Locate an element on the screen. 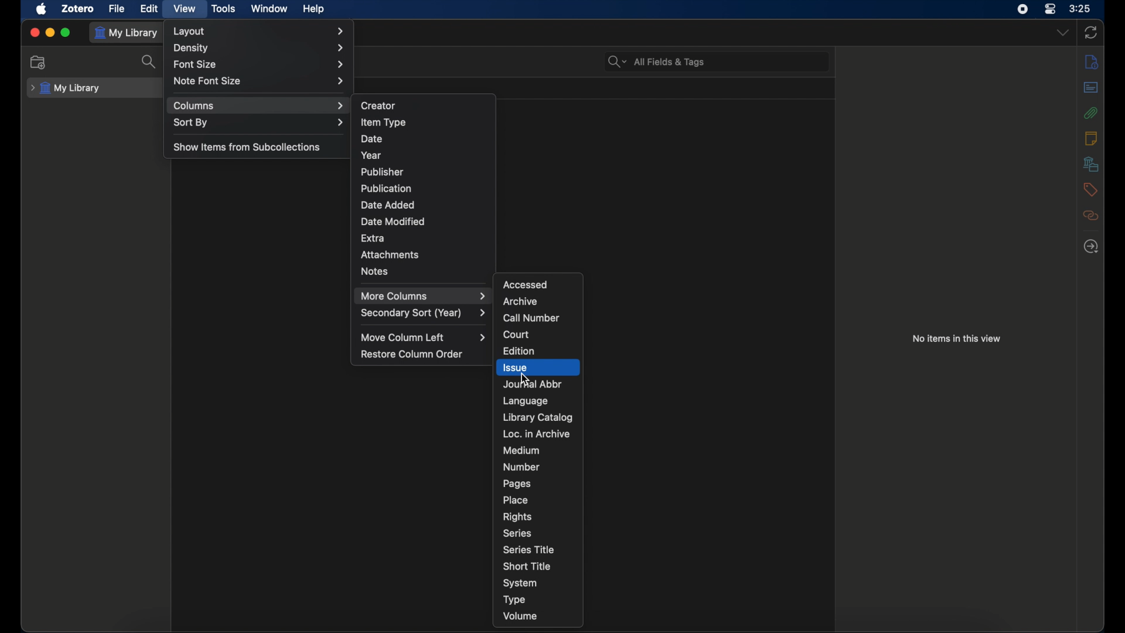 This screenshot has width=1125, height=633. date modified is located at coordinates (393, 221).